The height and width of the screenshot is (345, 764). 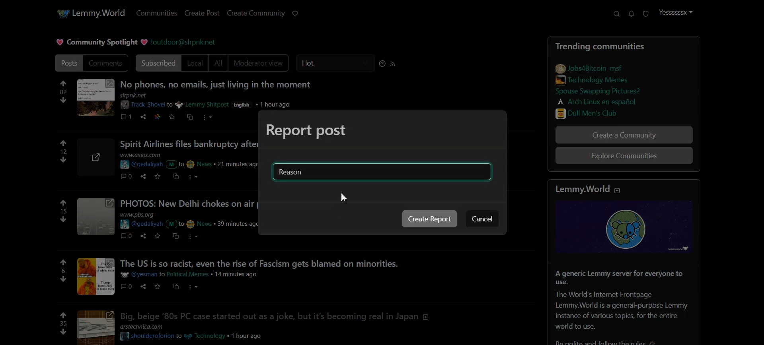 What do you see at coordinates (296, 14) in the screenshot?
I see `Support Limmy` at bounding box center [296, 14].